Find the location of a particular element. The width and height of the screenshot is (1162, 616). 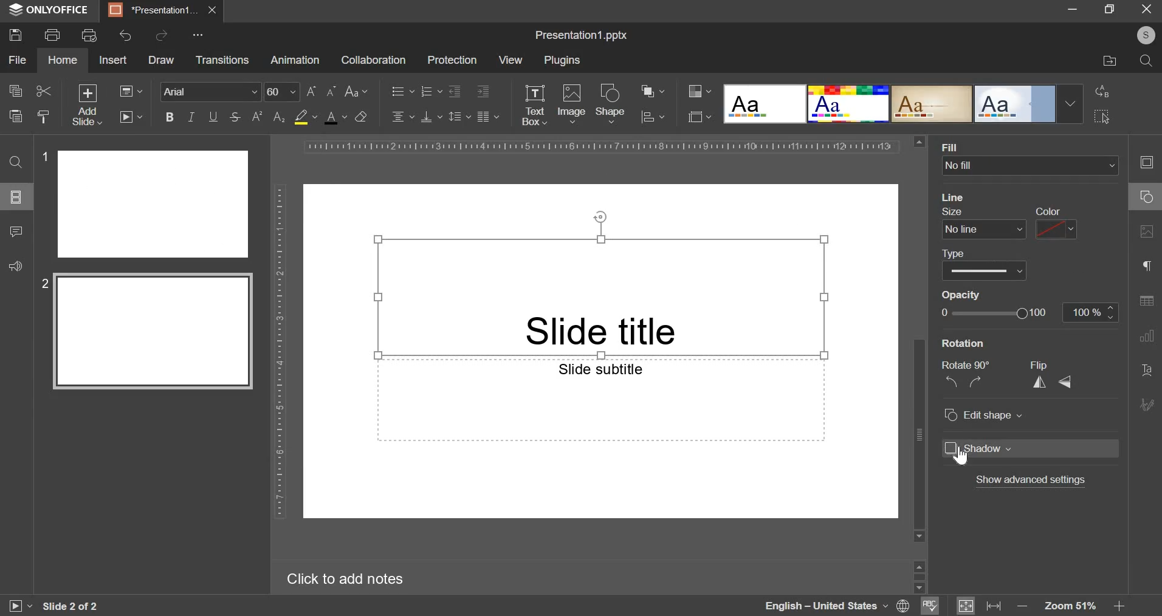

home is located at coordinates (62, 60).